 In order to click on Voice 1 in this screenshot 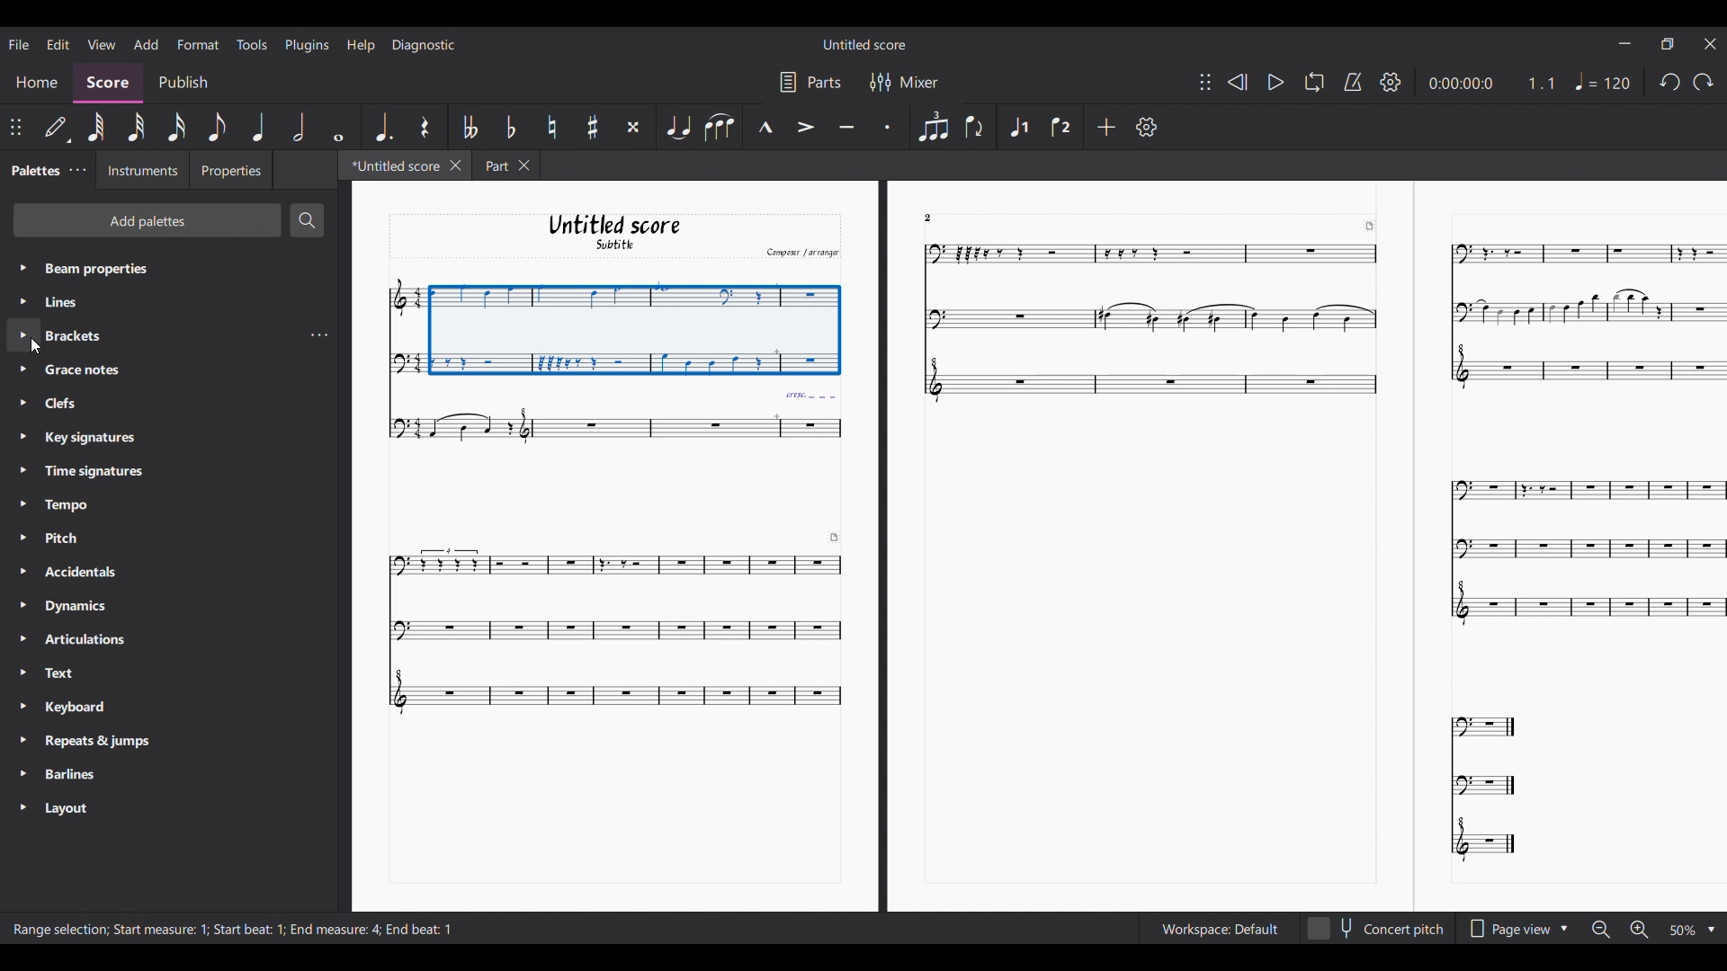, I will do `click(1019, 125)`.